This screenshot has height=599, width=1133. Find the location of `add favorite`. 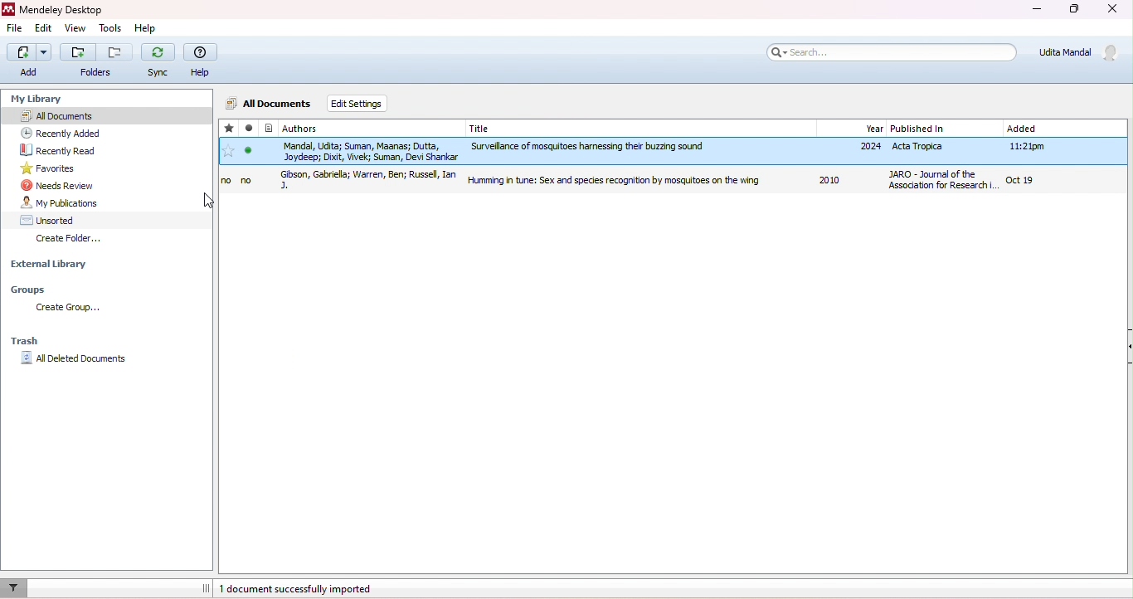

add favorite is located at coordinates (231, 152).